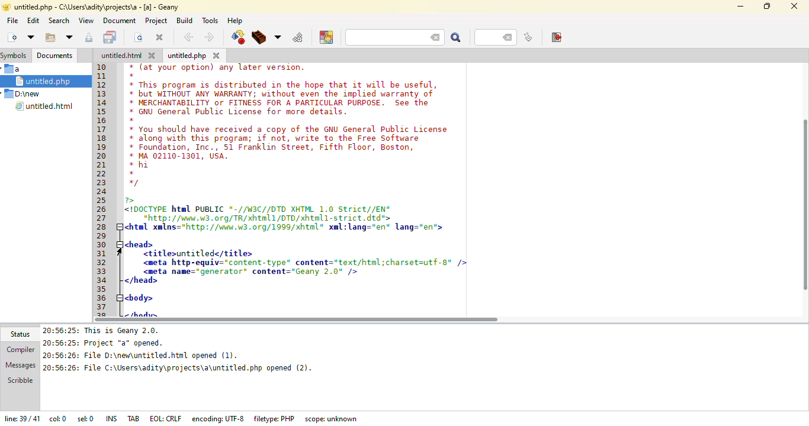 Image resolution: width=809 pixels, height=426 pixels. I want to click on choose color, so click(326, 38).